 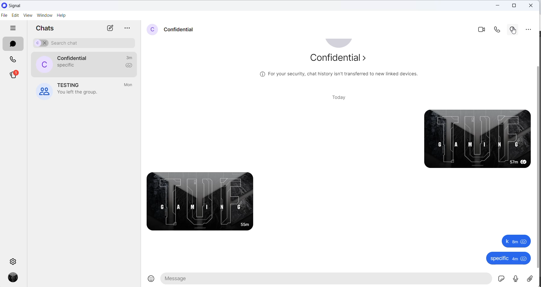 I want to click on profile, so click(x=16, y=278).